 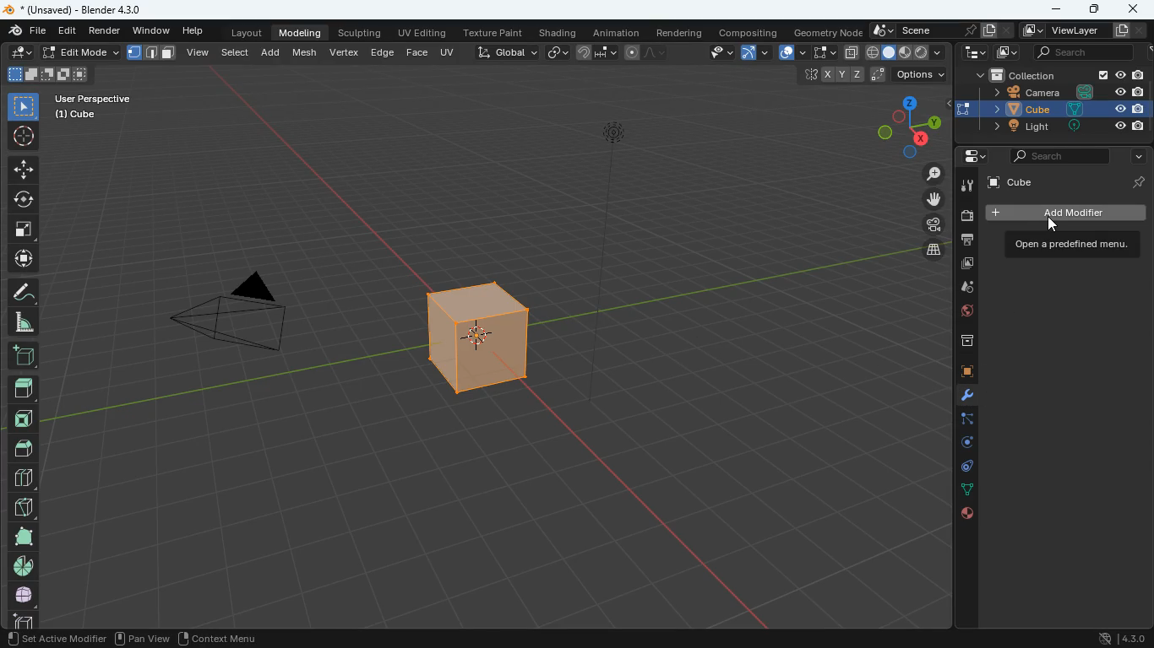 What do you see at coordinates (1079, 30) in the screenshot?
I see `viewlayer` at bounding box center [1079, 30].